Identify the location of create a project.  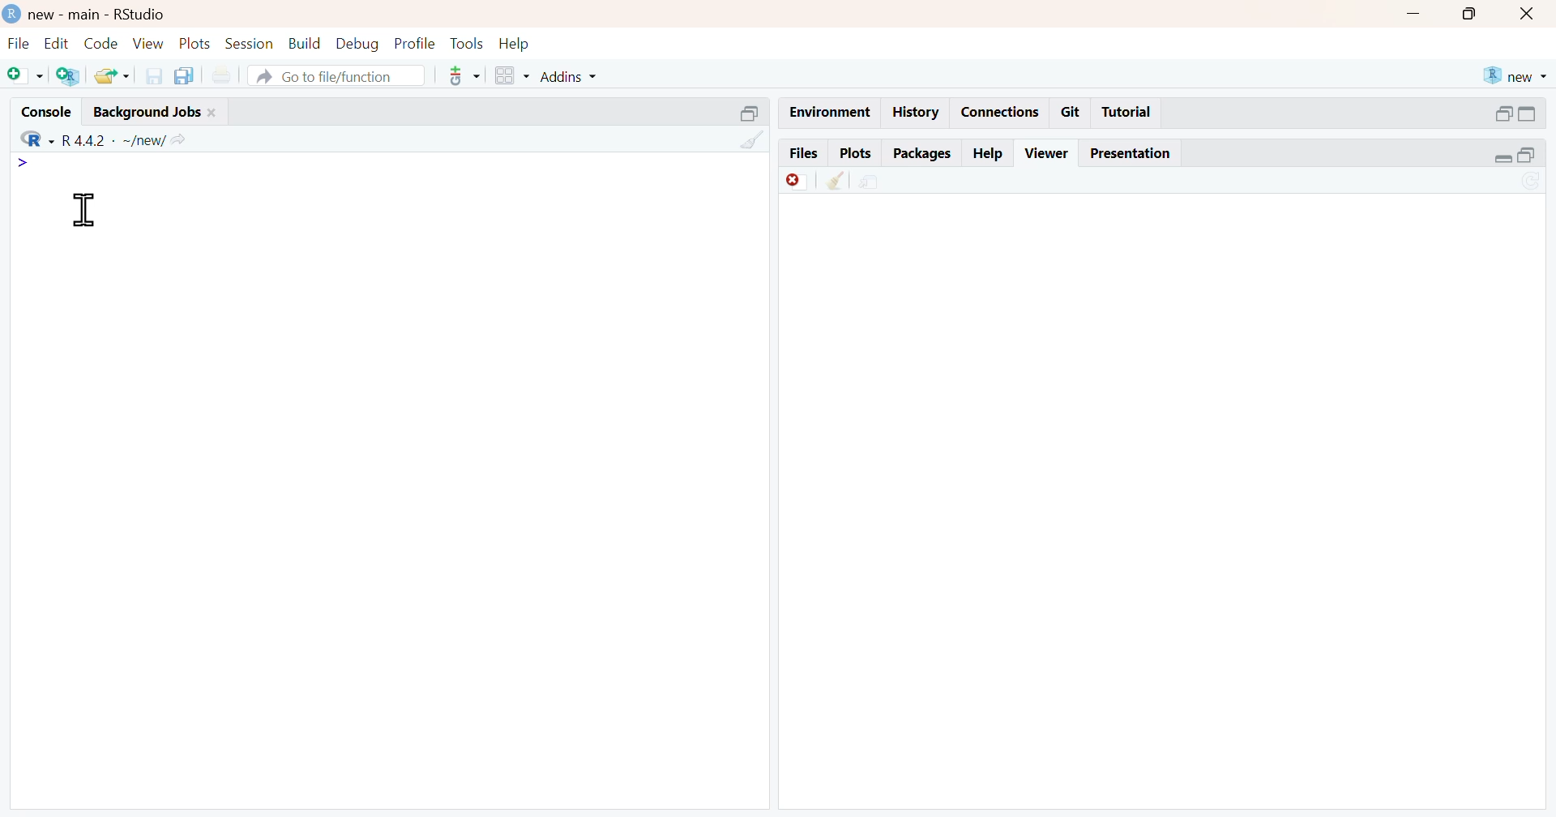
(71, 76).